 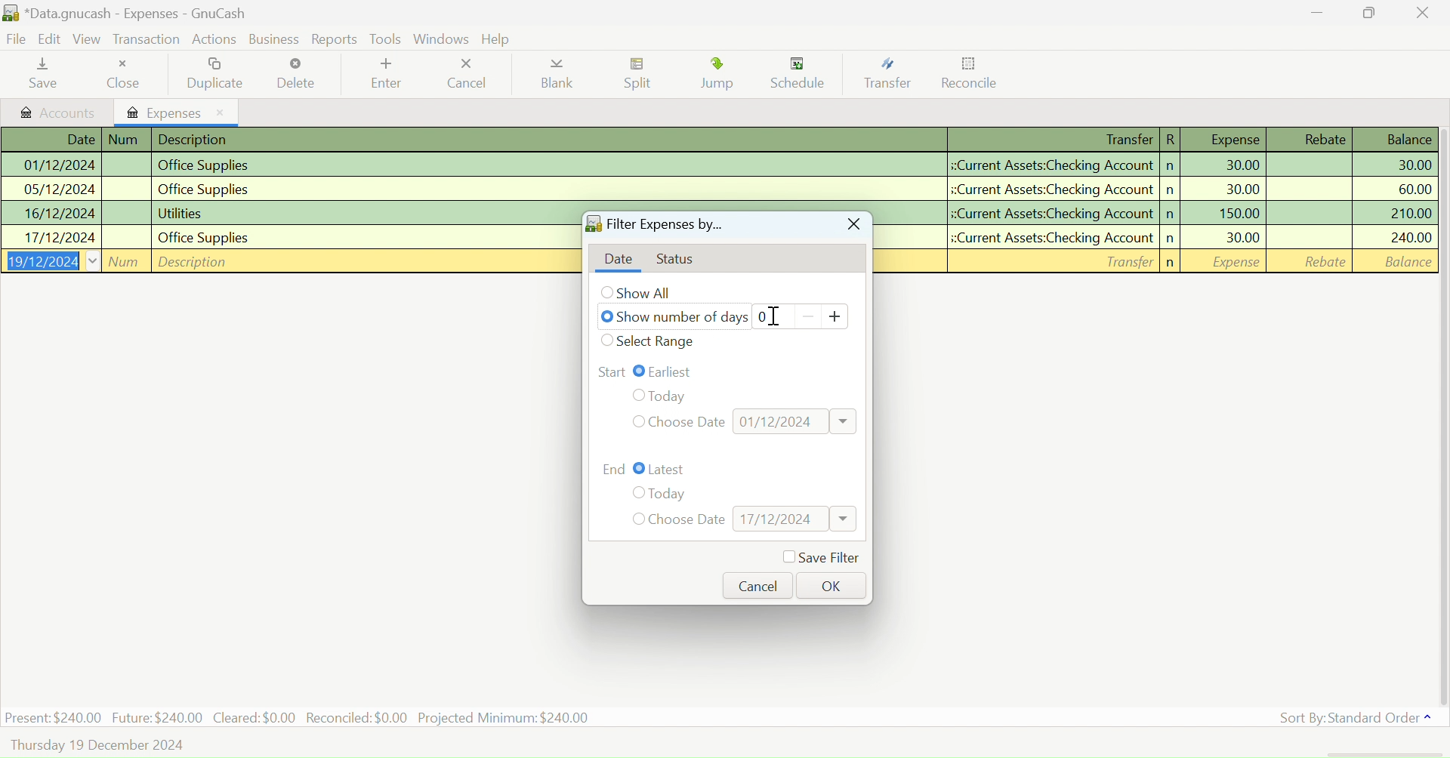 What do you see at coordinates (1164, 260) in the screenshot?
I see `New Entry Field` at bounding box center [1164, 260].